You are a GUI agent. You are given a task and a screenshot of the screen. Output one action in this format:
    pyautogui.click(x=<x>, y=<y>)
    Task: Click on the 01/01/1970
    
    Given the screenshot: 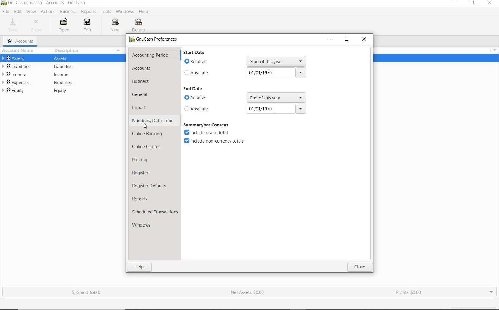 What is the action you would take?
    pyautogui.click(x=275, y=73)
    